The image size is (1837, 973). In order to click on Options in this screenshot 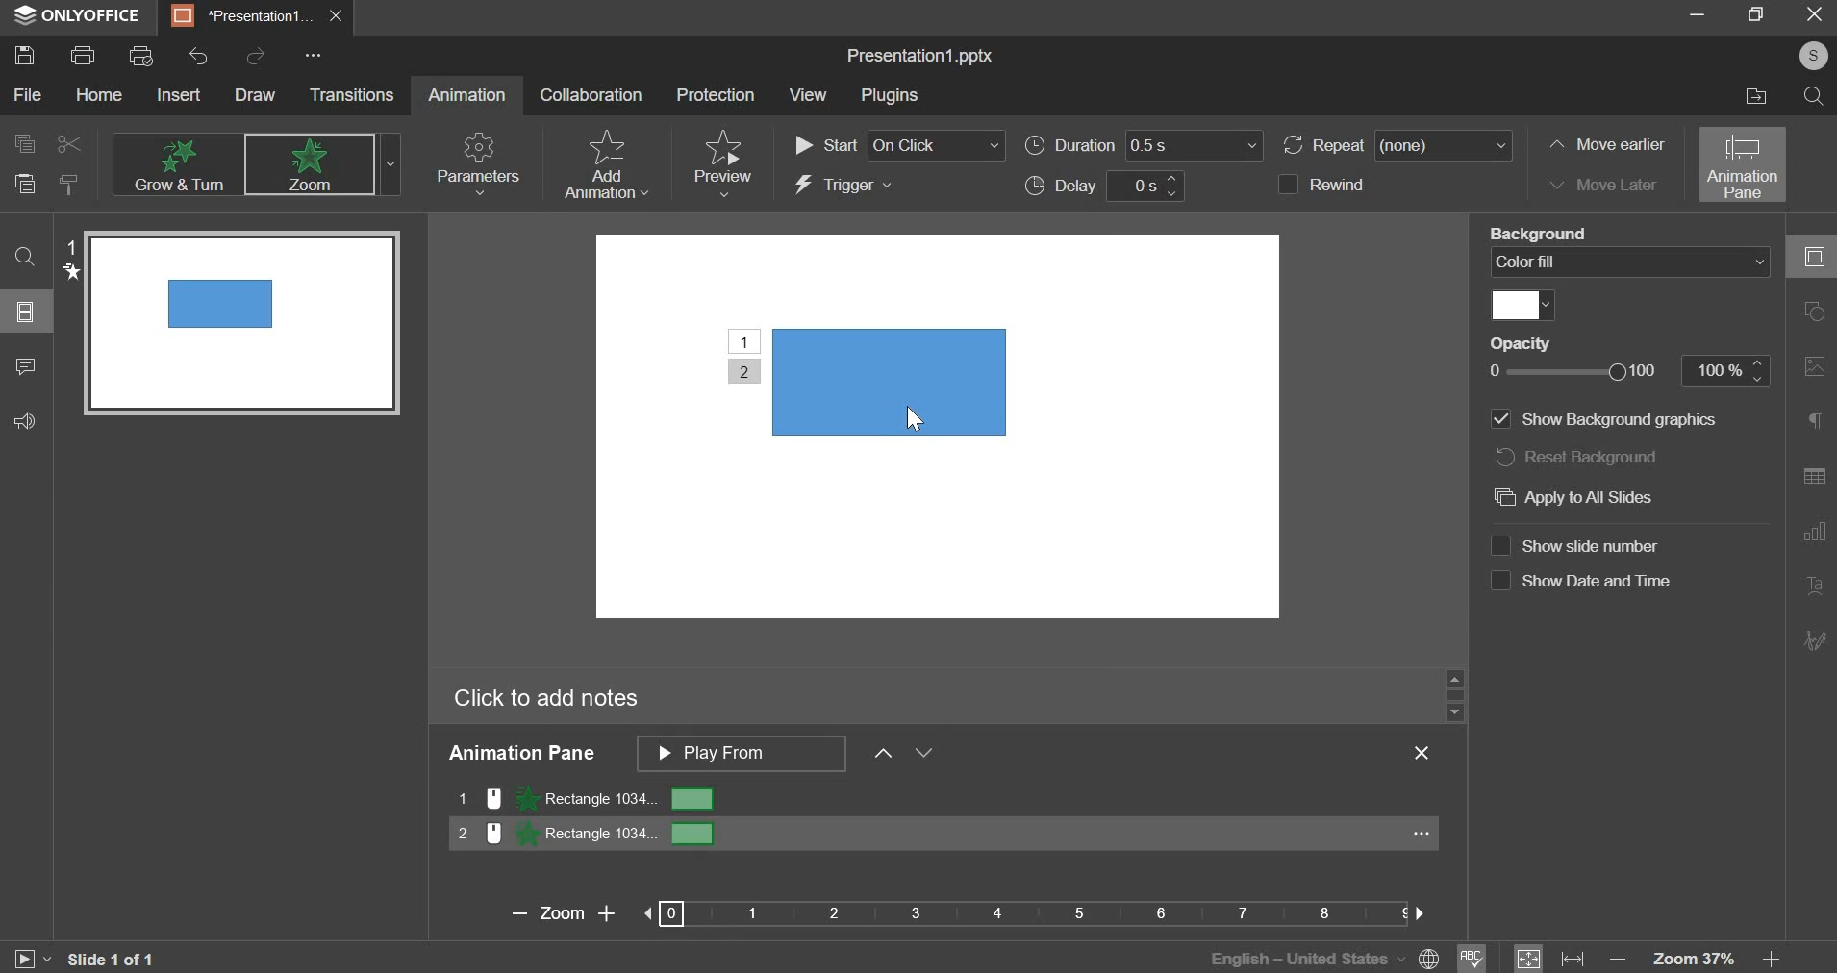, I will do `click(310, 55)`.